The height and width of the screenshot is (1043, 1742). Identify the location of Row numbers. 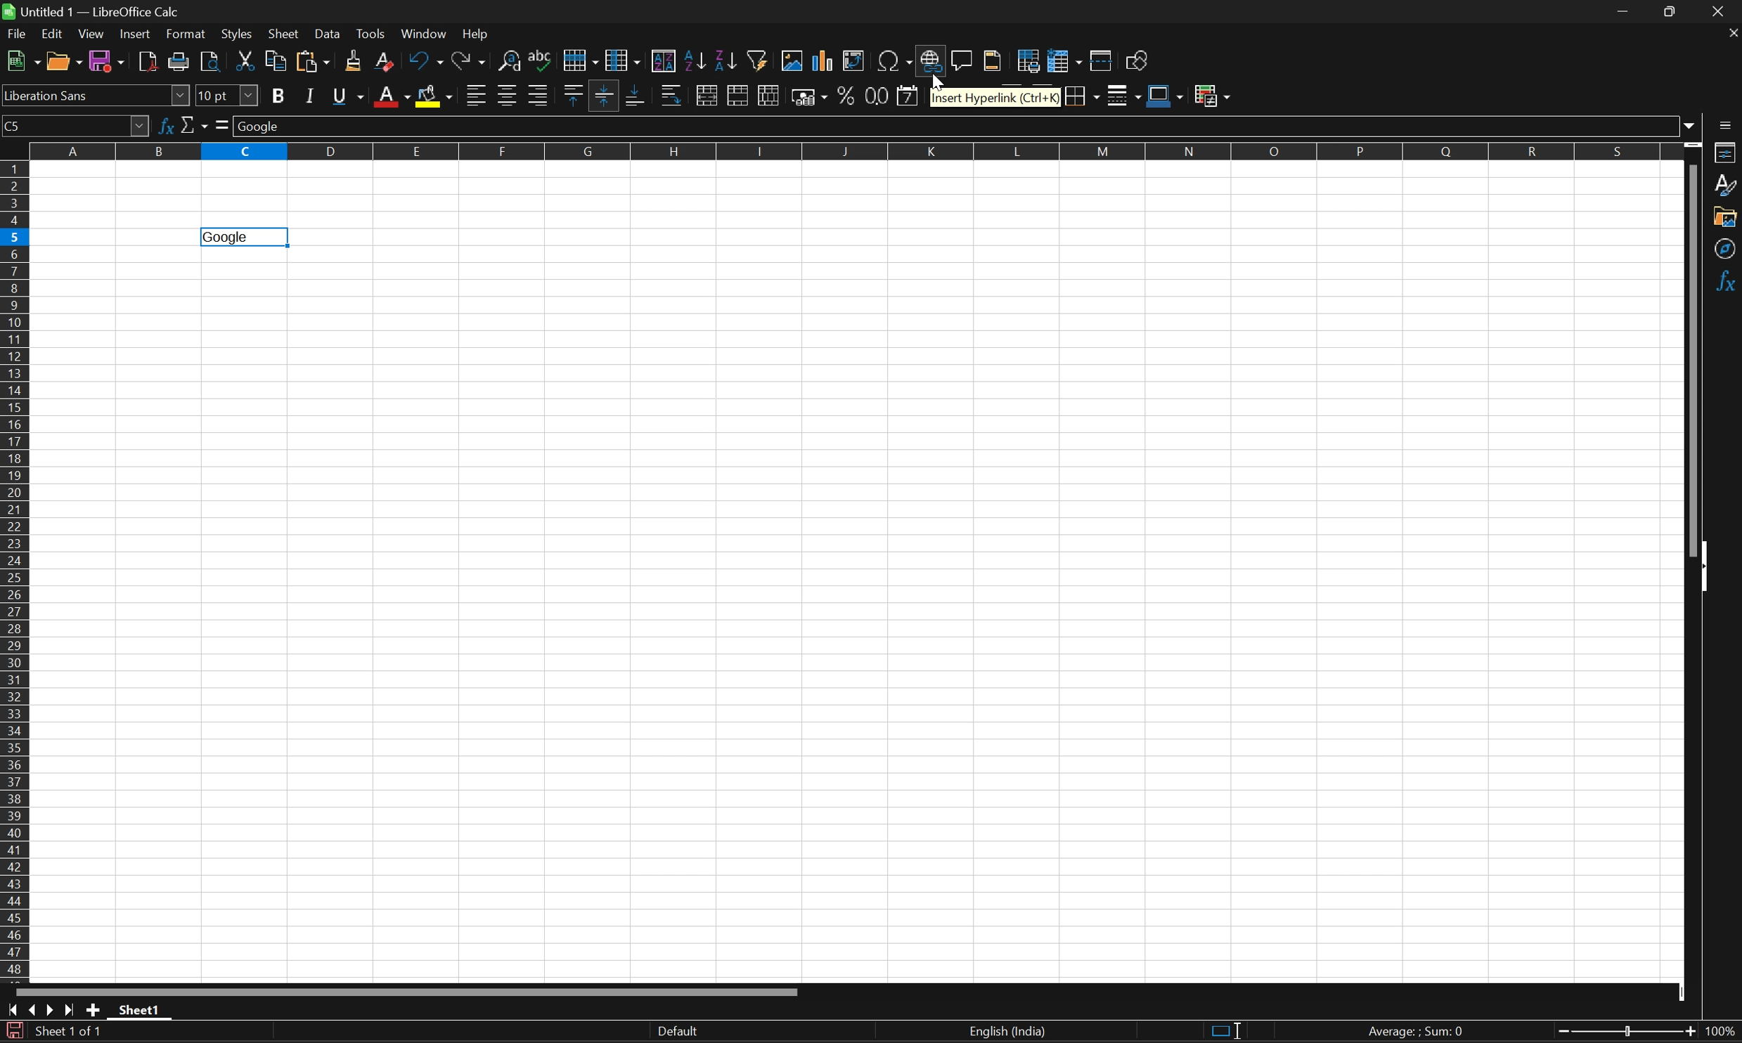
(16, 574).